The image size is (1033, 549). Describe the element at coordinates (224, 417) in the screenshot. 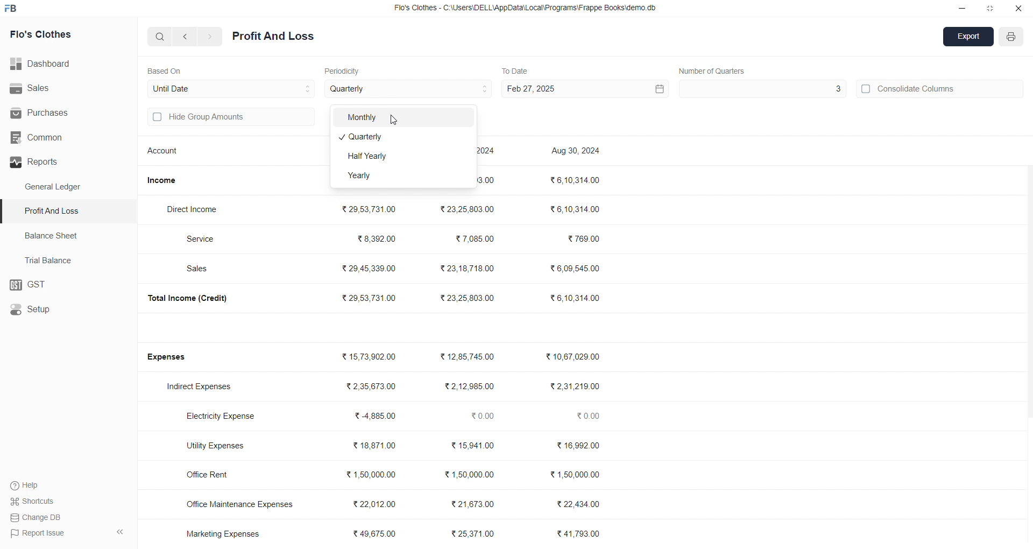

I see `Electricity Expense` at that location.